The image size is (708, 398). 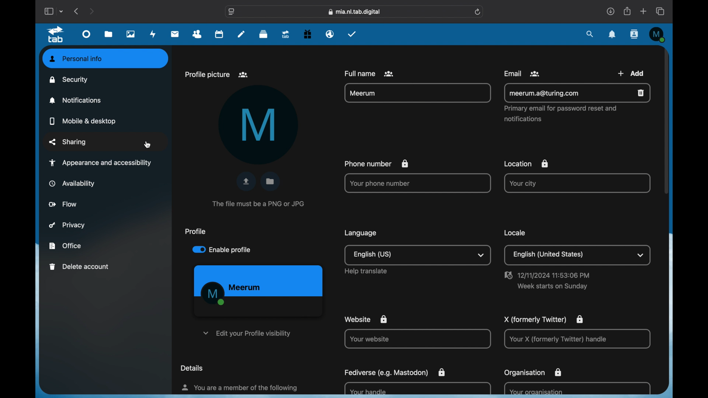 What do you see at coordinates (222, 249) in the screenshot?
I see `enable profile` at bounding box center [222, 249].